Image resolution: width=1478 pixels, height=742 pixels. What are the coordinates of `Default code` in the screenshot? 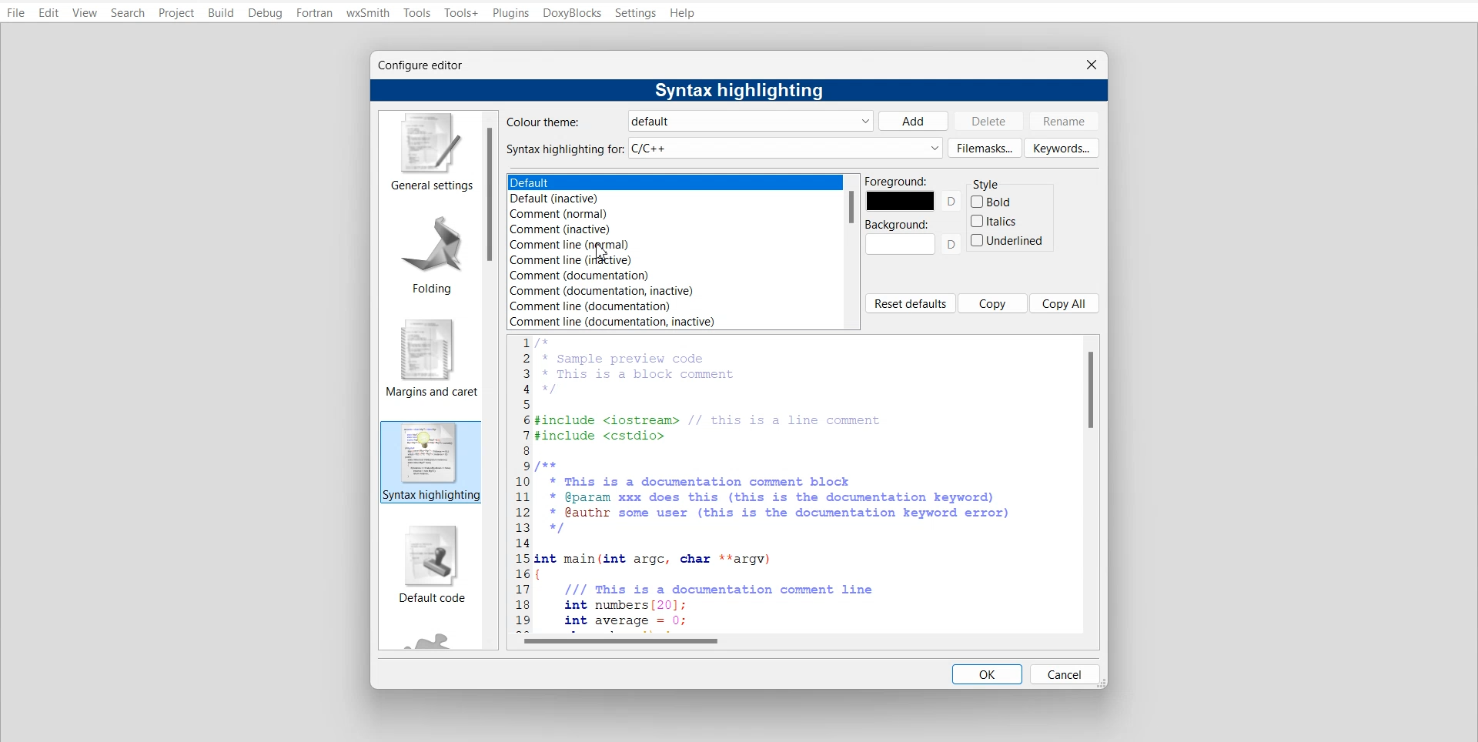 It's located at (428, 565).